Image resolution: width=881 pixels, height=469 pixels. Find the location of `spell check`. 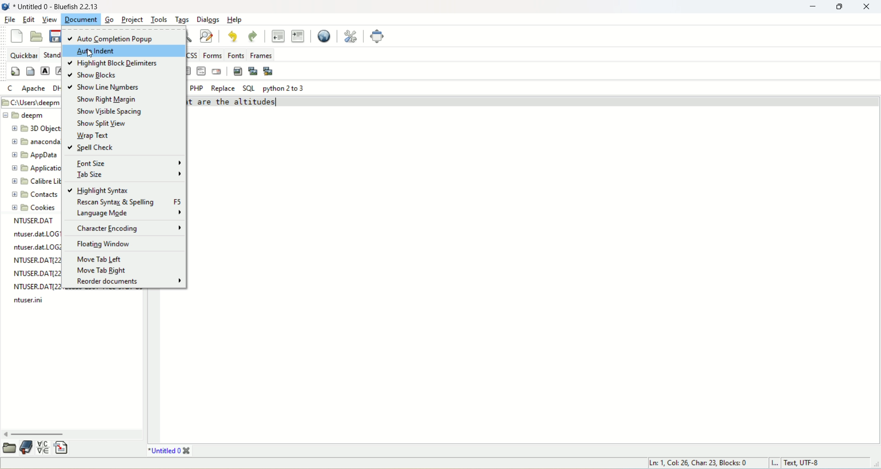

spell check is located at coordinates (92, 147).